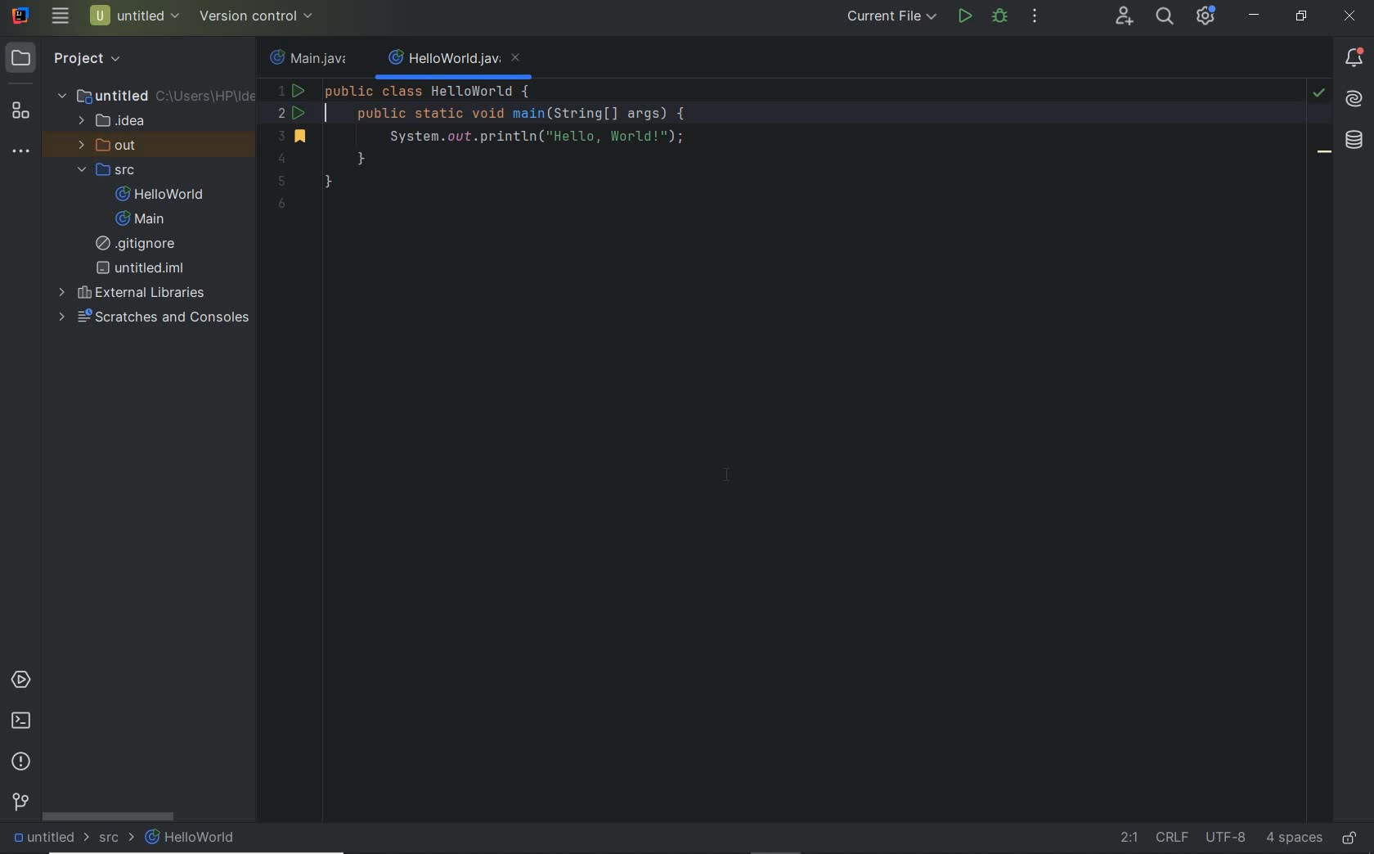  I want to click on project name, so click(136, 16).